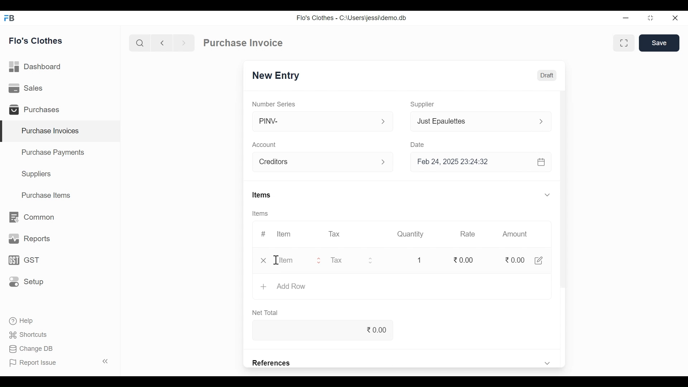 The image size is (688, 387). What do you see at coordinates (24, 321) in the screenshot?
I see `Help` at bounding box center [24, 321].